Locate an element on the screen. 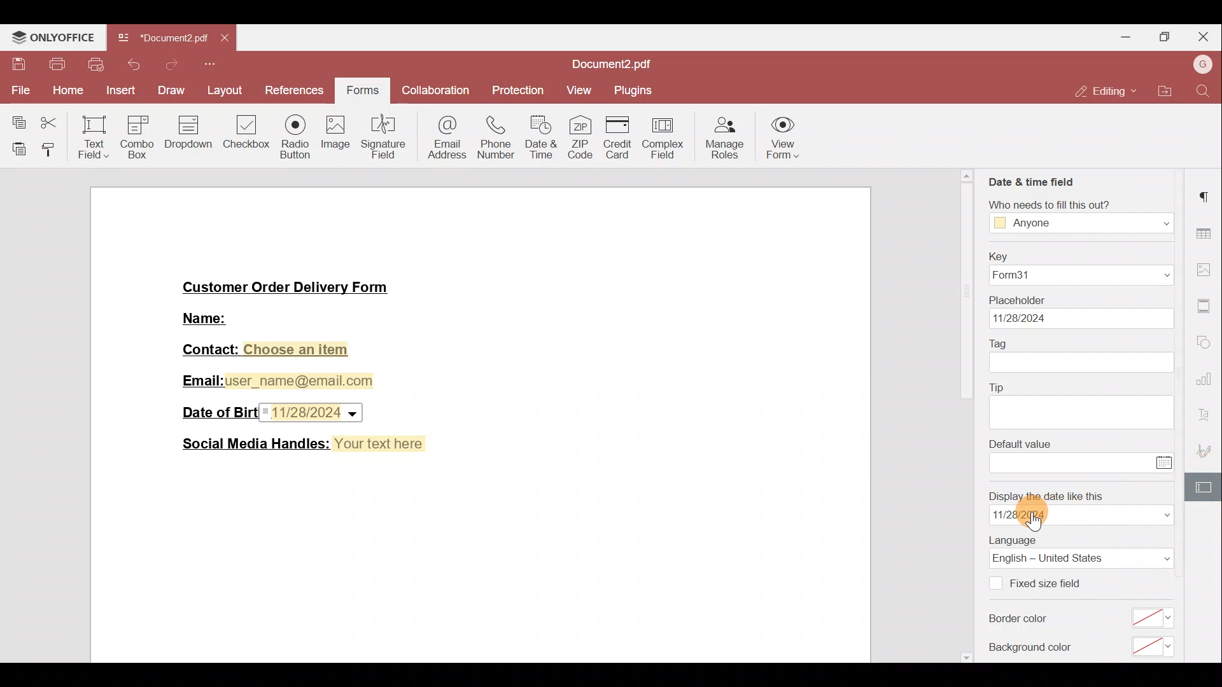  Default value is located at coordinates (1022, 443).